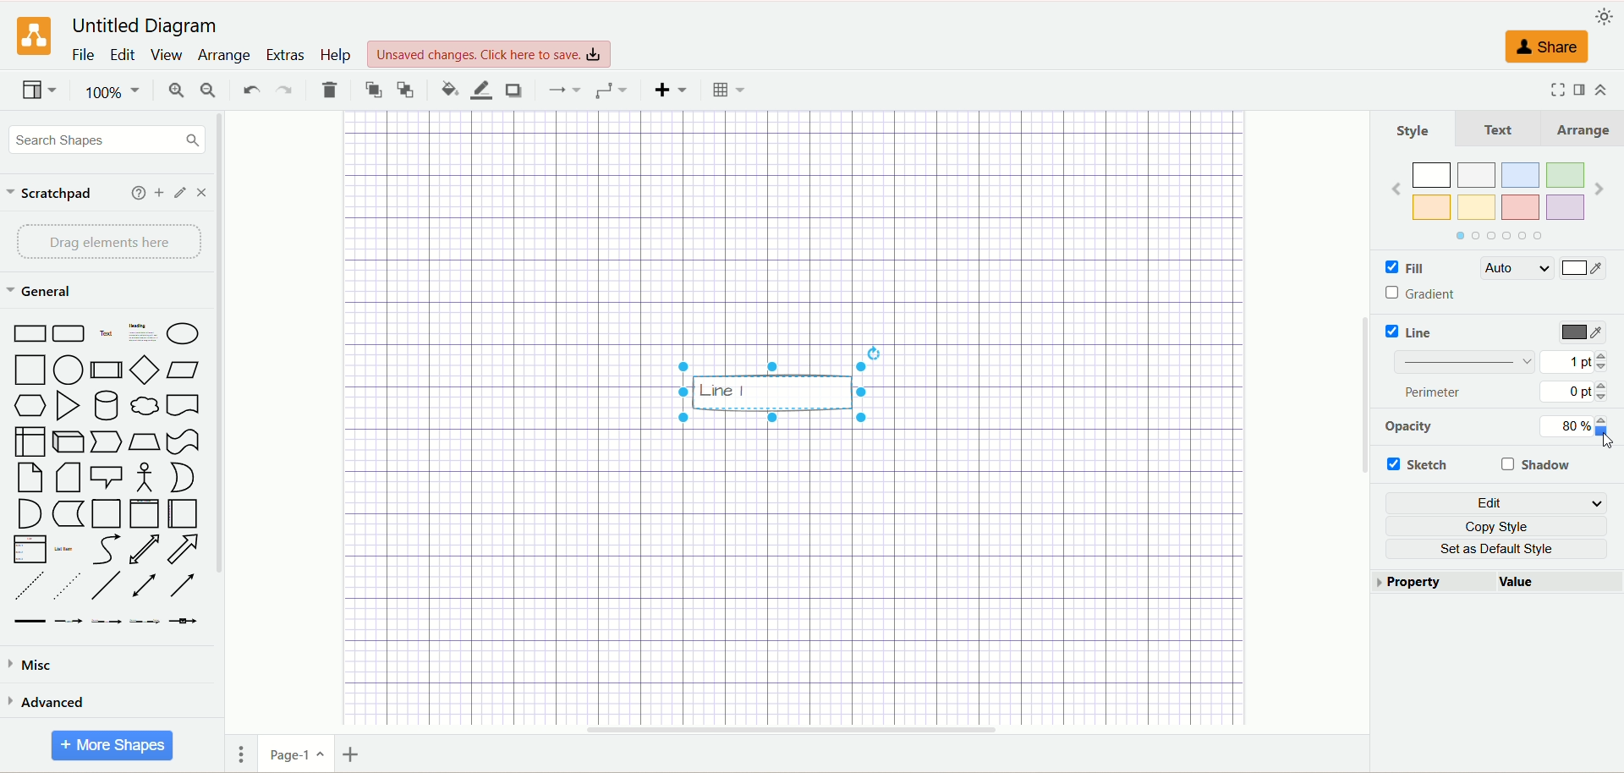 This screenshot has height=773, width=1624. I want to click on Step, so click(108, 442).